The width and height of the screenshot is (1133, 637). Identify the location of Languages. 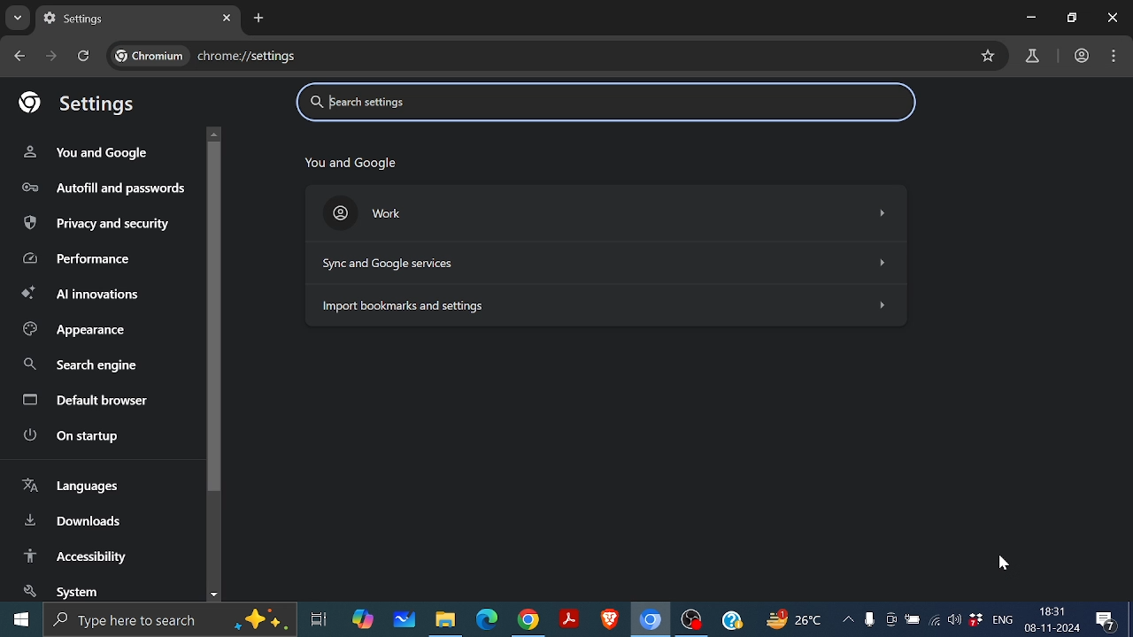
(72, 486).